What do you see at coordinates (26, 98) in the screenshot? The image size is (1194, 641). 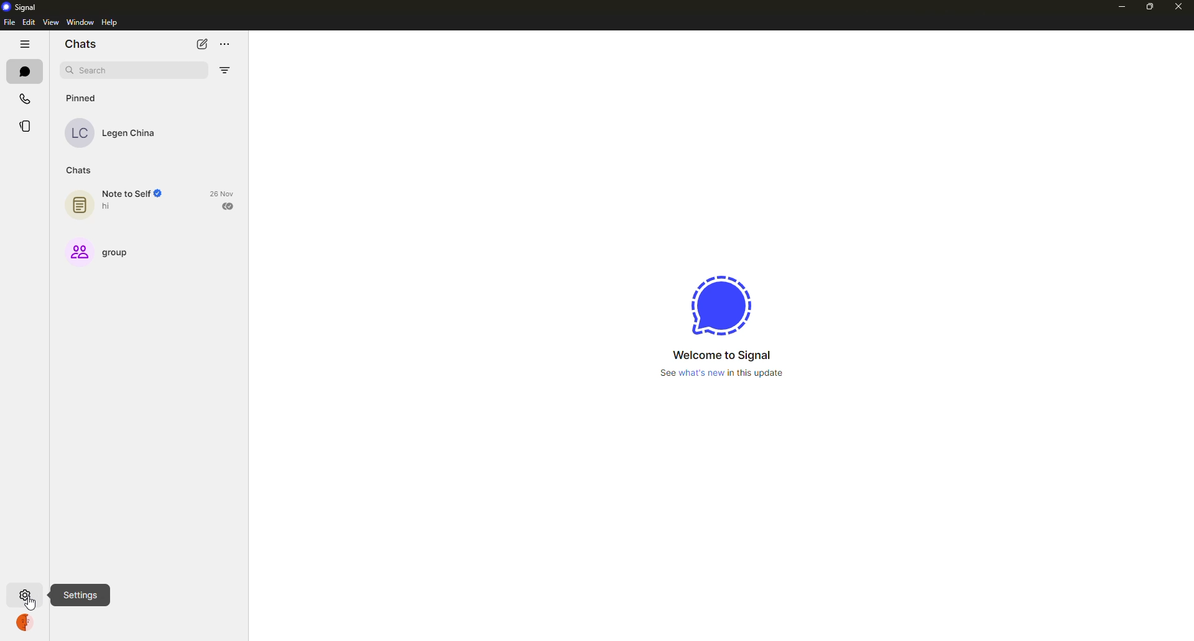 I see `calls` at bounding box center [26, 98].